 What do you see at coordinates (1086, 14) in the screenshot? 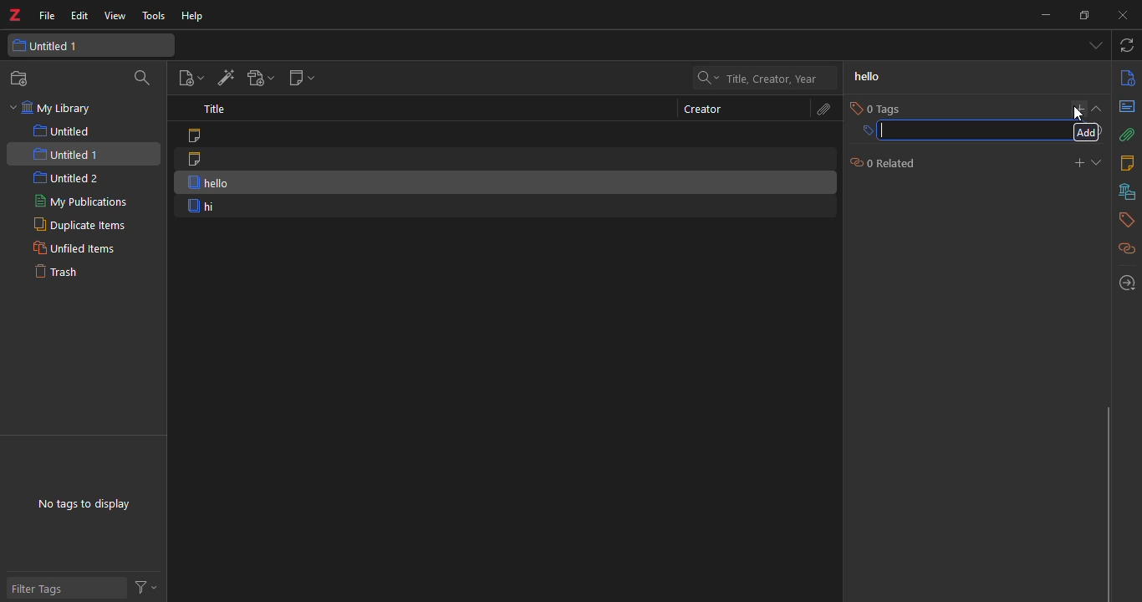
I see `maximize` at bounding box center [1086, 14].